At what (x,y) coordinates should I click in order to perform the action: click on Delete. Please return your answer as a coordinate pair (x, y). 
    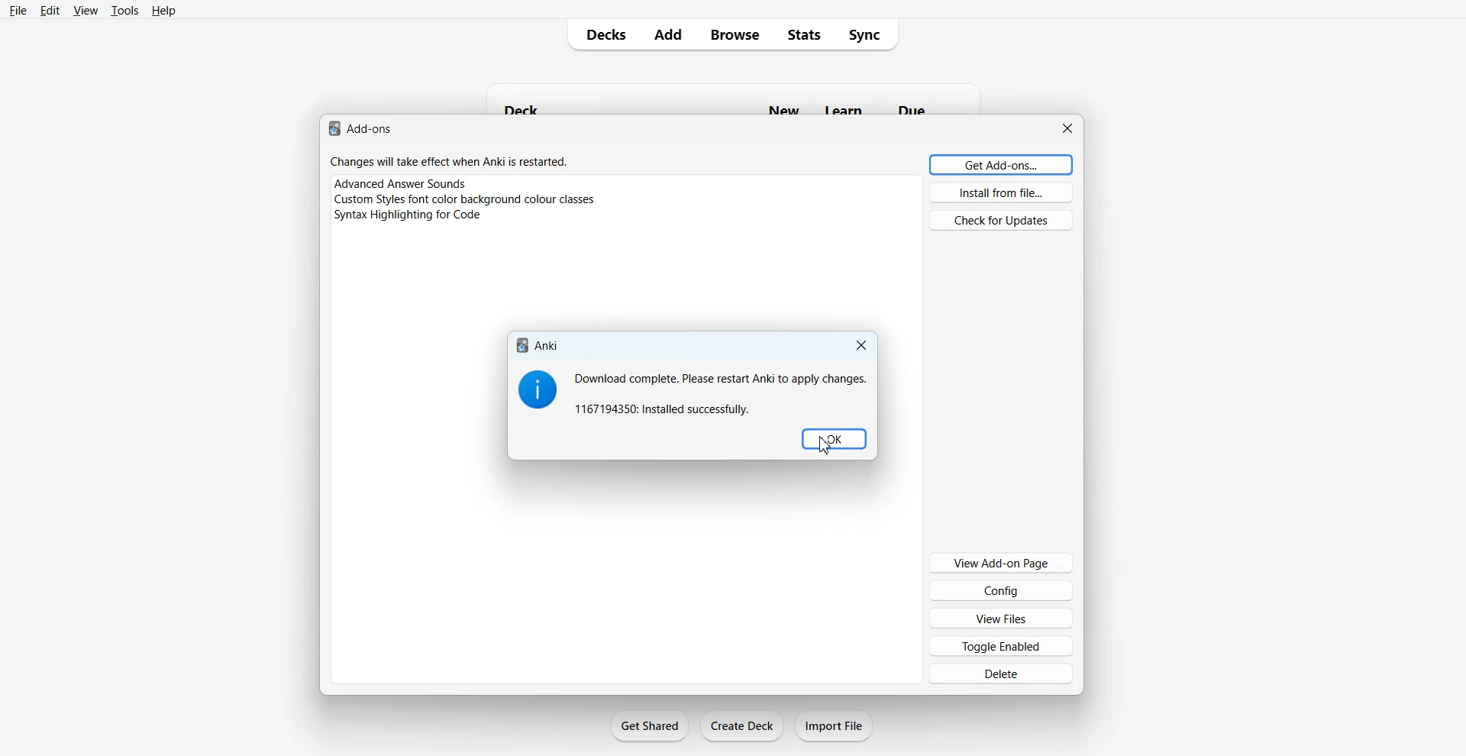
    Looking at the image, I should click on (1000, 674).